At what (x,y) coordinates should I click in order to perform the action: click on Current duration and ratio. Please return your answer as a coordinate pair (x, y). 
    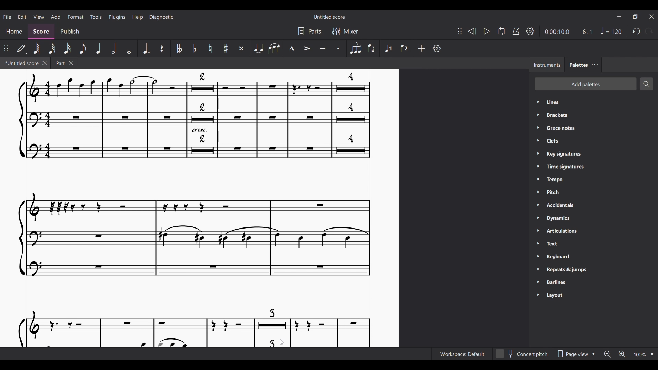
    Looking at the image, I should click on (568, 32).